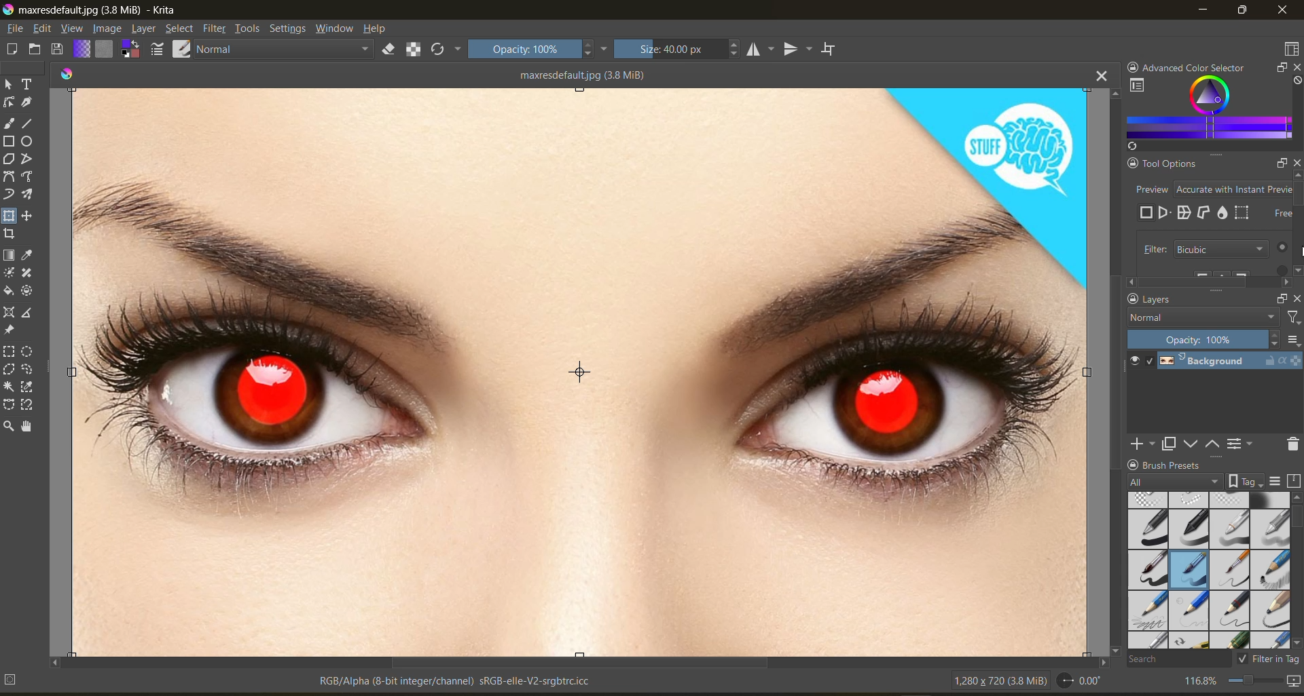 This screenshot has height=696, width=1304. What do you see at coordinates (1211, 443) in the screenshot?
I see `mask up` at bounding box center [1211, 443].